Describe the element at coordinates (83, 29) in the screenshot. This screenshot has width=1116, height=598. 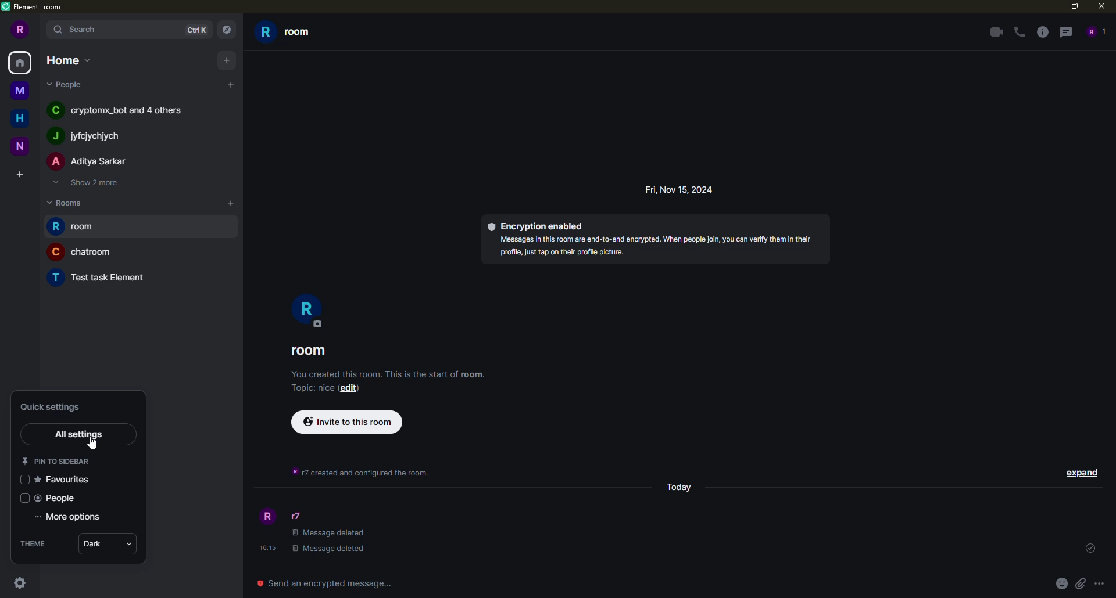
I see `search` at that location.